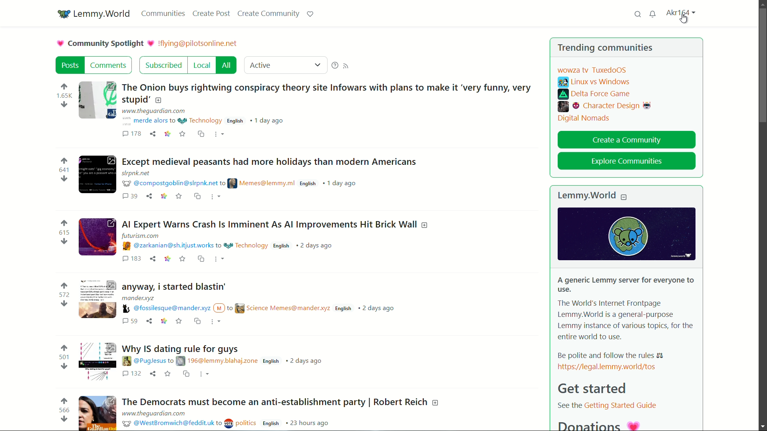 This screenshot has width=767, height=431. Describe the element at coordinates (176, 287) in the screenshot. I see `post-4` at that location.